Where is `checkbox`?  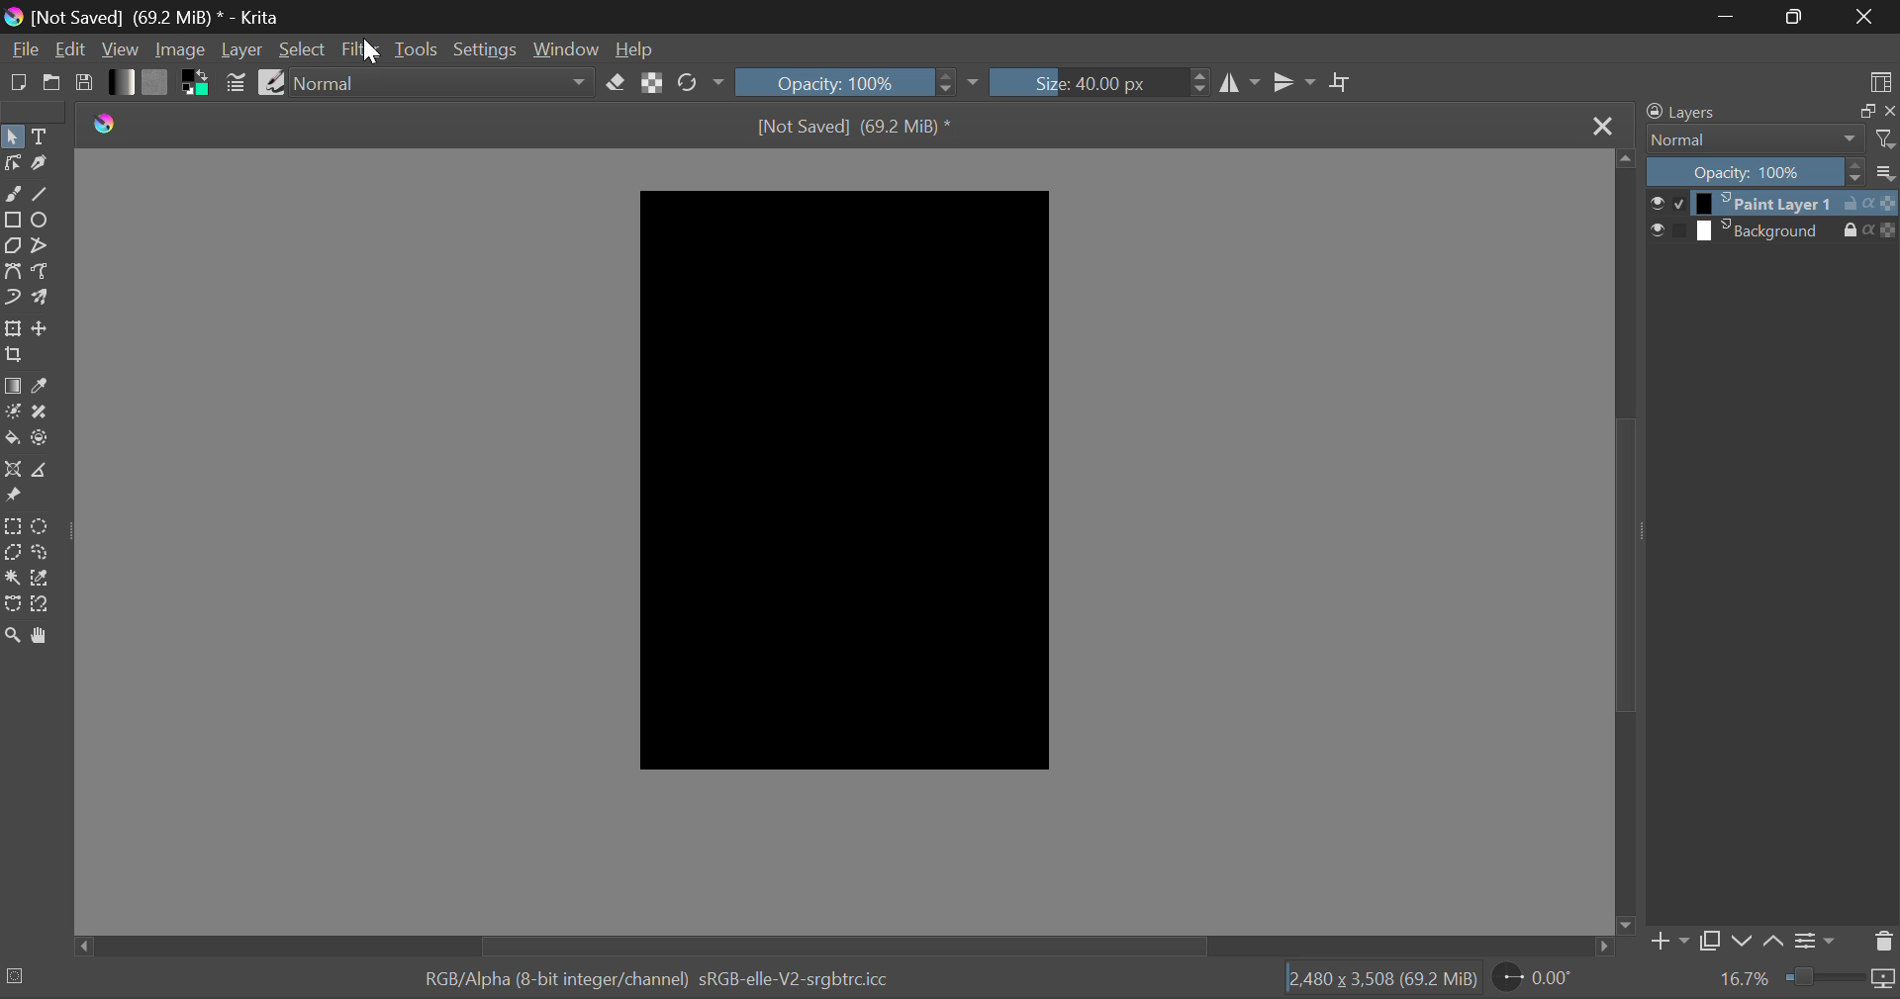
checkbox is located at coordinates (1677, 229).